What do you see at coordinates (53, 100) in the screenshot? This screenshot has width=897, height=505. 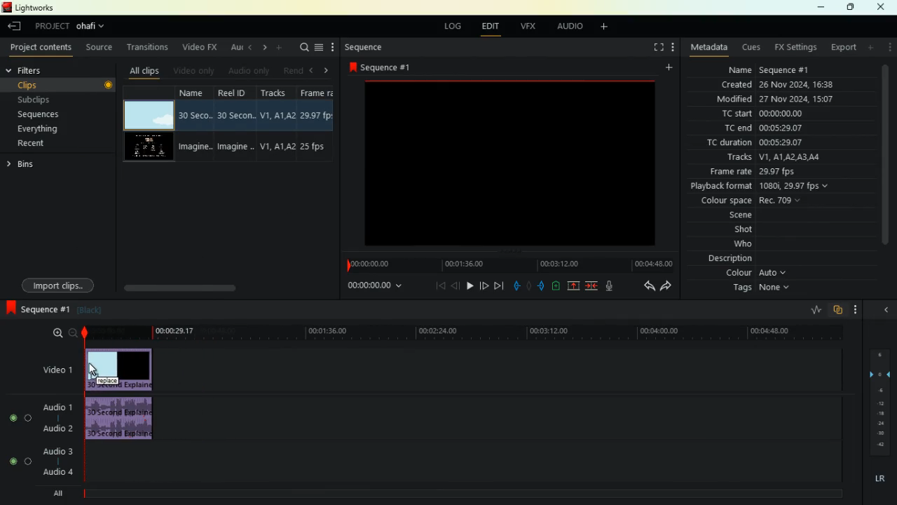 I see `subclips` at bounding box center [53, 100].